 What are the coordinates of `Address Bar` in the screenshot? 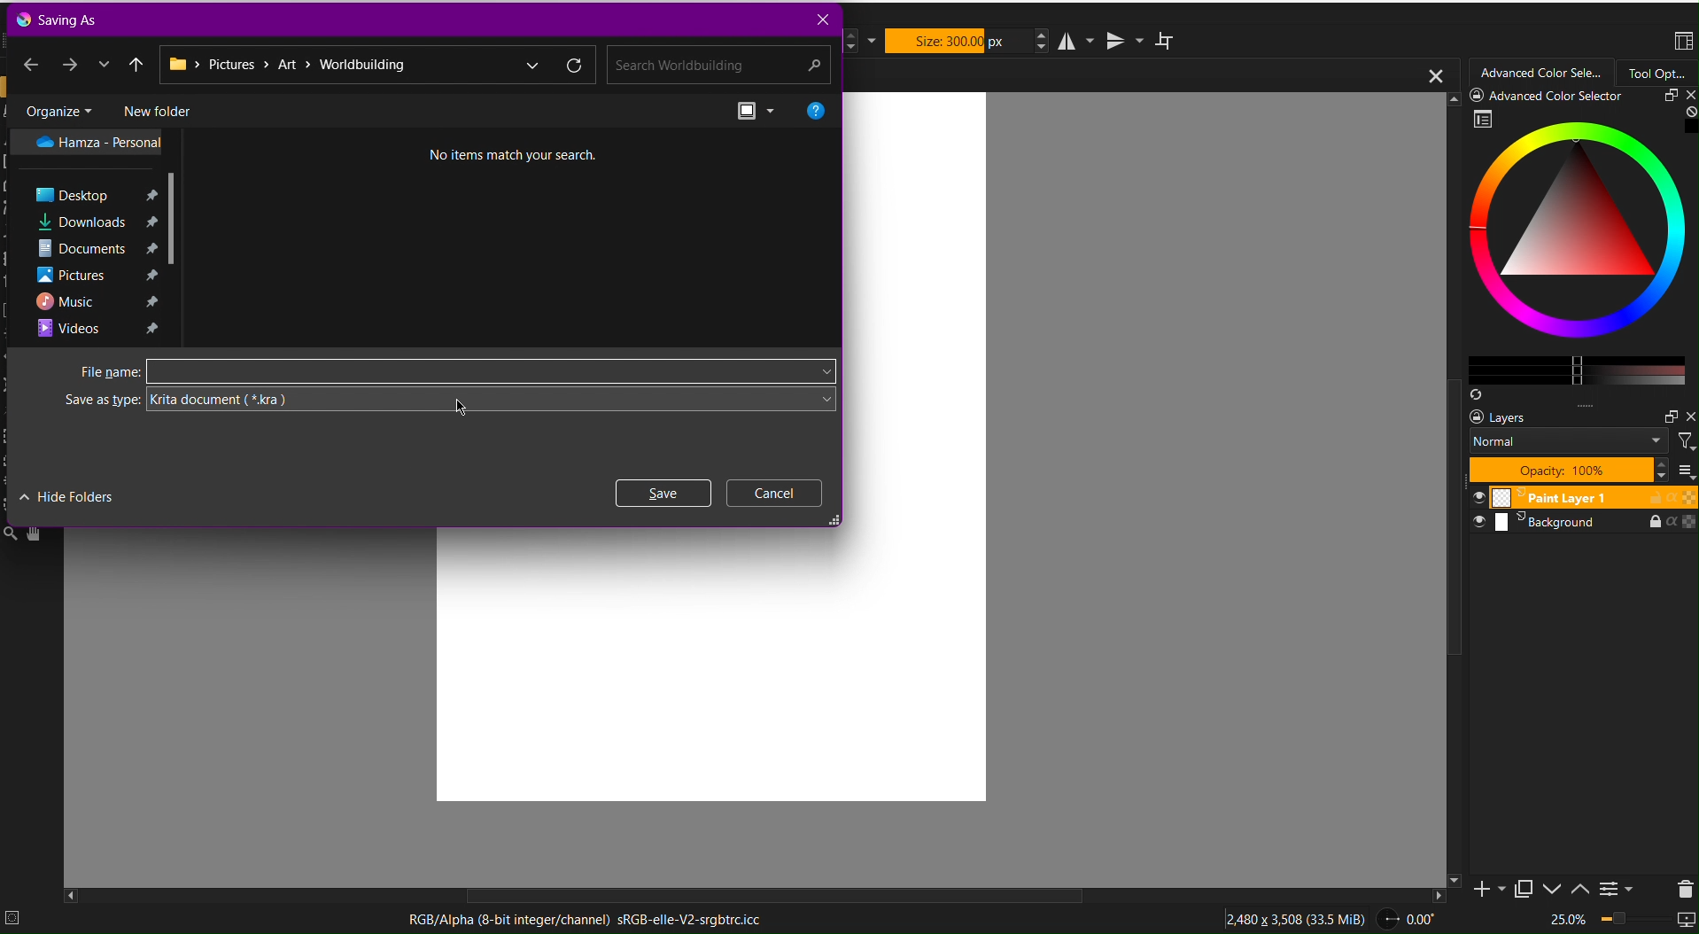 It's located at (376, 66).